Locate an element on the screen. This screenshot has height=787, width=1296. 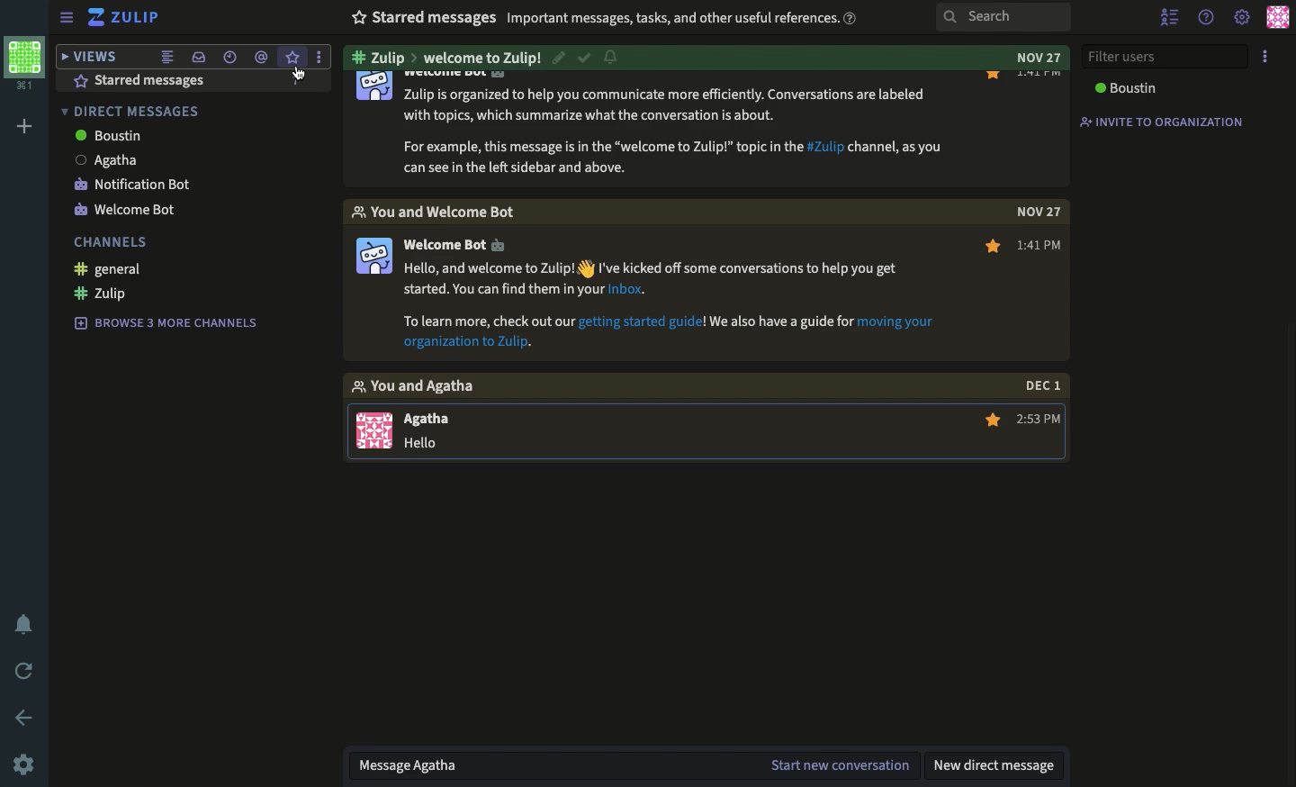
edit is located at coordinates (560, 57).